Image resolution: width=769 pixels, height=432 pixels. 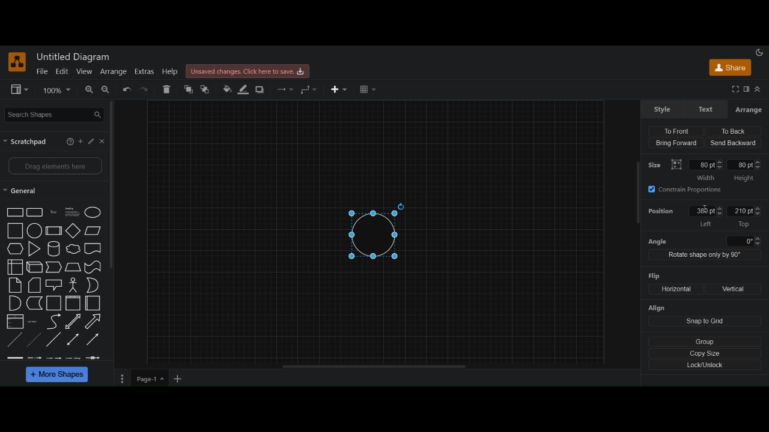 What do you see at coordinates (94, 212) in the screenshot?
I see `Circle` at bounding box center [94, 212].